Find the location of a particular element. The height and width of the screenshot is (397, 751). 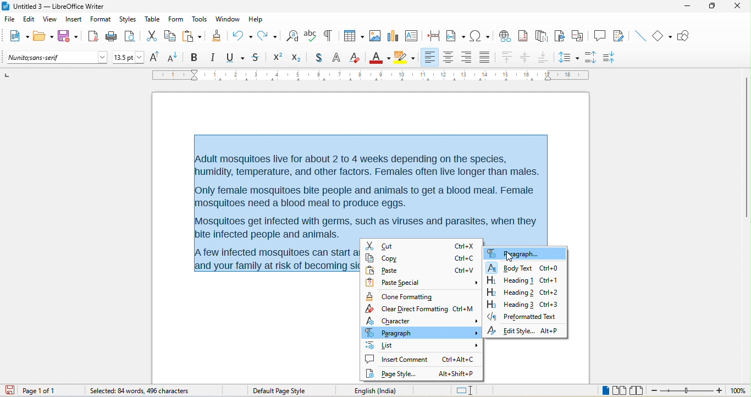

shortcut key is located at coordinates (465, 270).